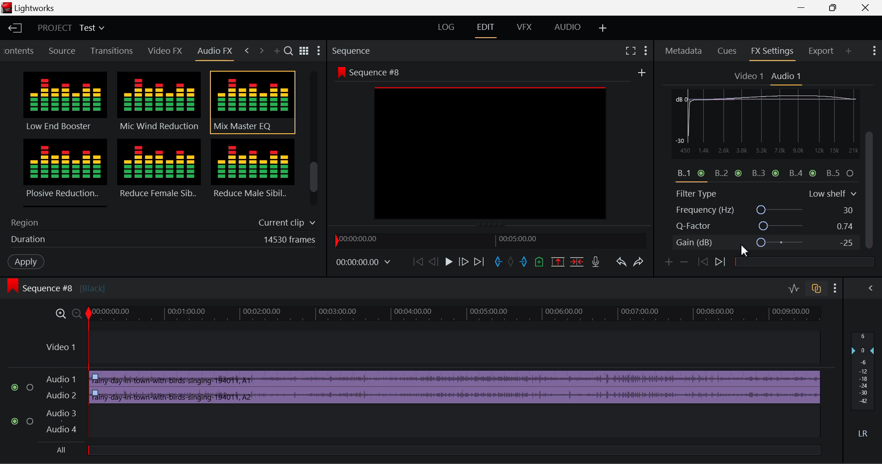  I want to click on Settings, so click(319, 52).